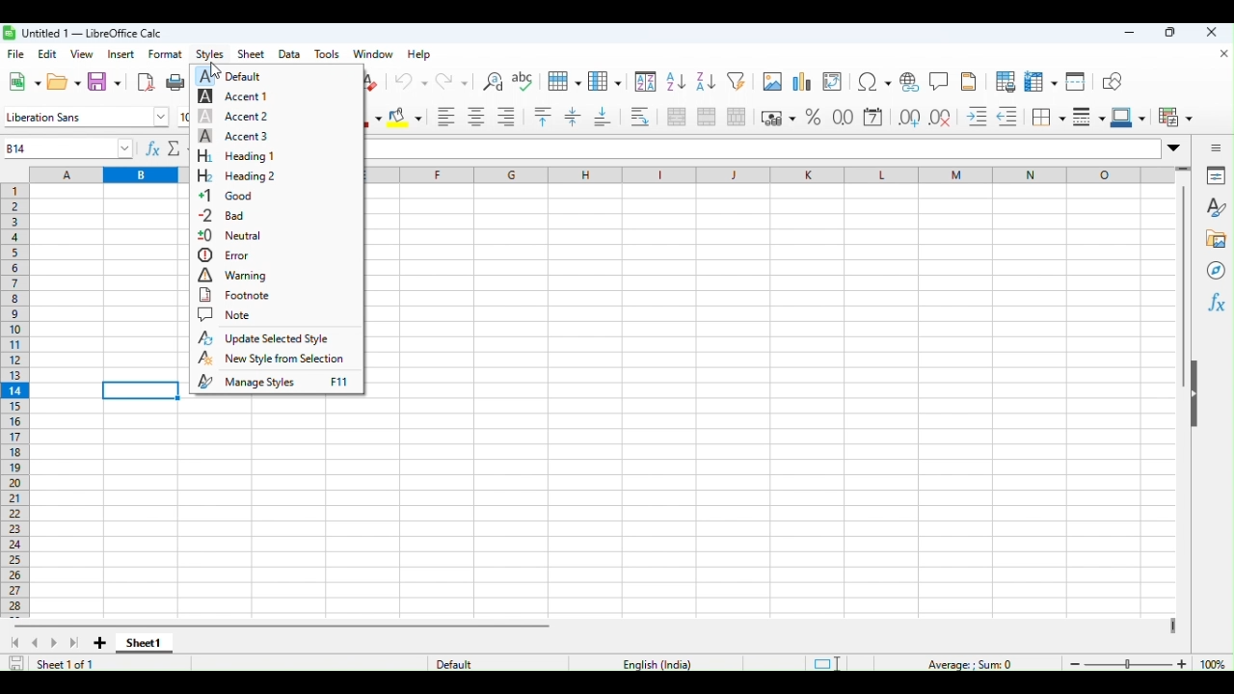 Image resolution: width=1234 pixels, height=694 pixels. I want to click on b, so click(140, 174).